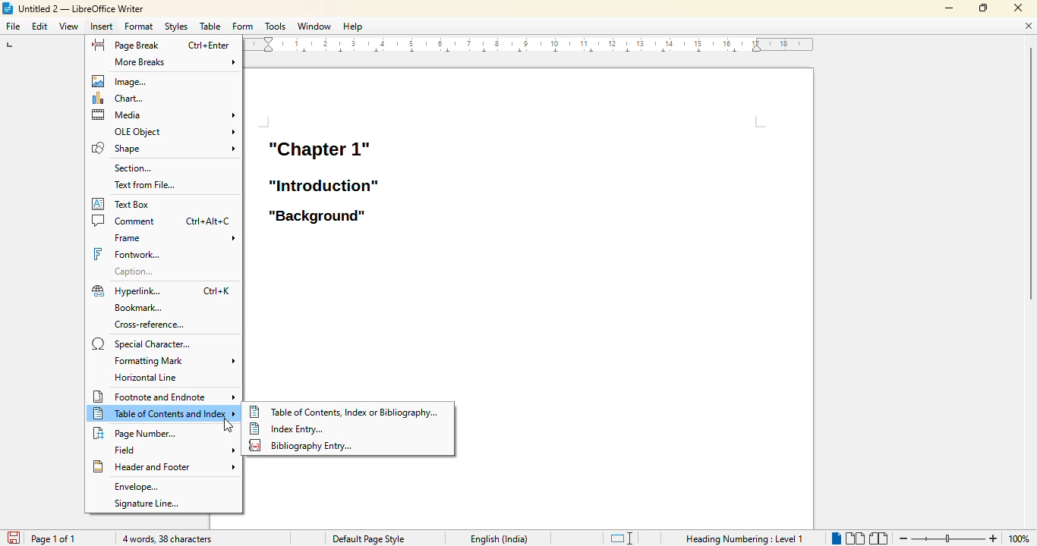  What do you see at coordinates (39, 26) in the screenshot?
I see `edit` at bounding box center [39, 26].